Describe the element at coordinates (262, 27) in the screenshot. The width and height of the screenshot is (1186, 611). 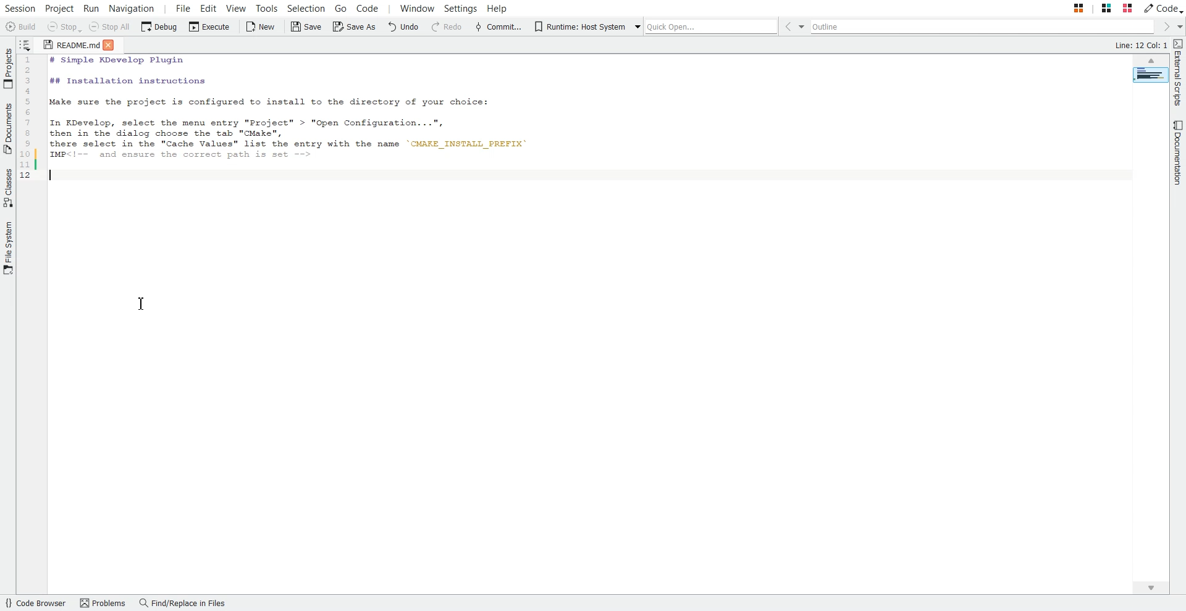
I see `New` at that location.